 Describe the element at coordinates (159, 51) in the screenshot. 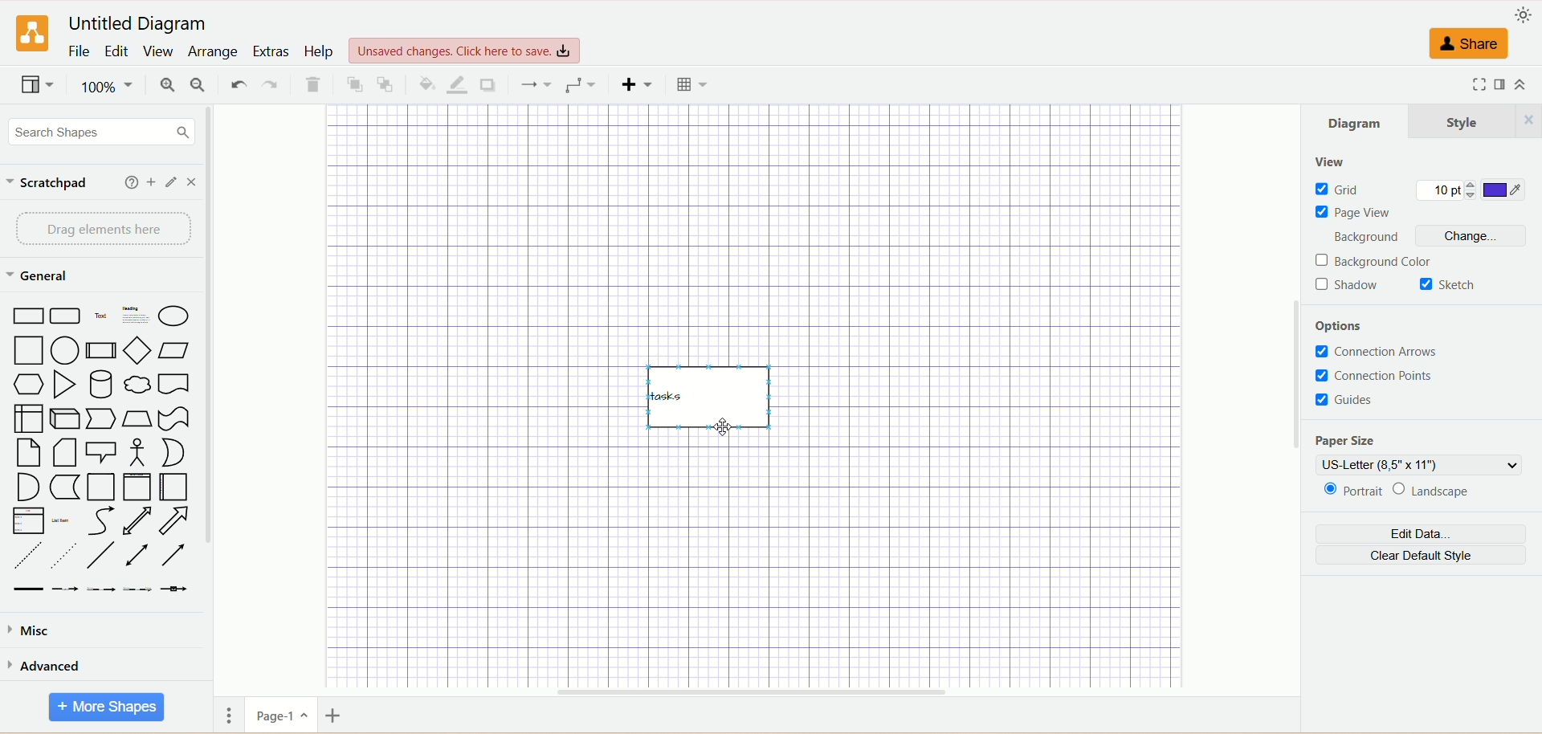

I see `view` at that location.